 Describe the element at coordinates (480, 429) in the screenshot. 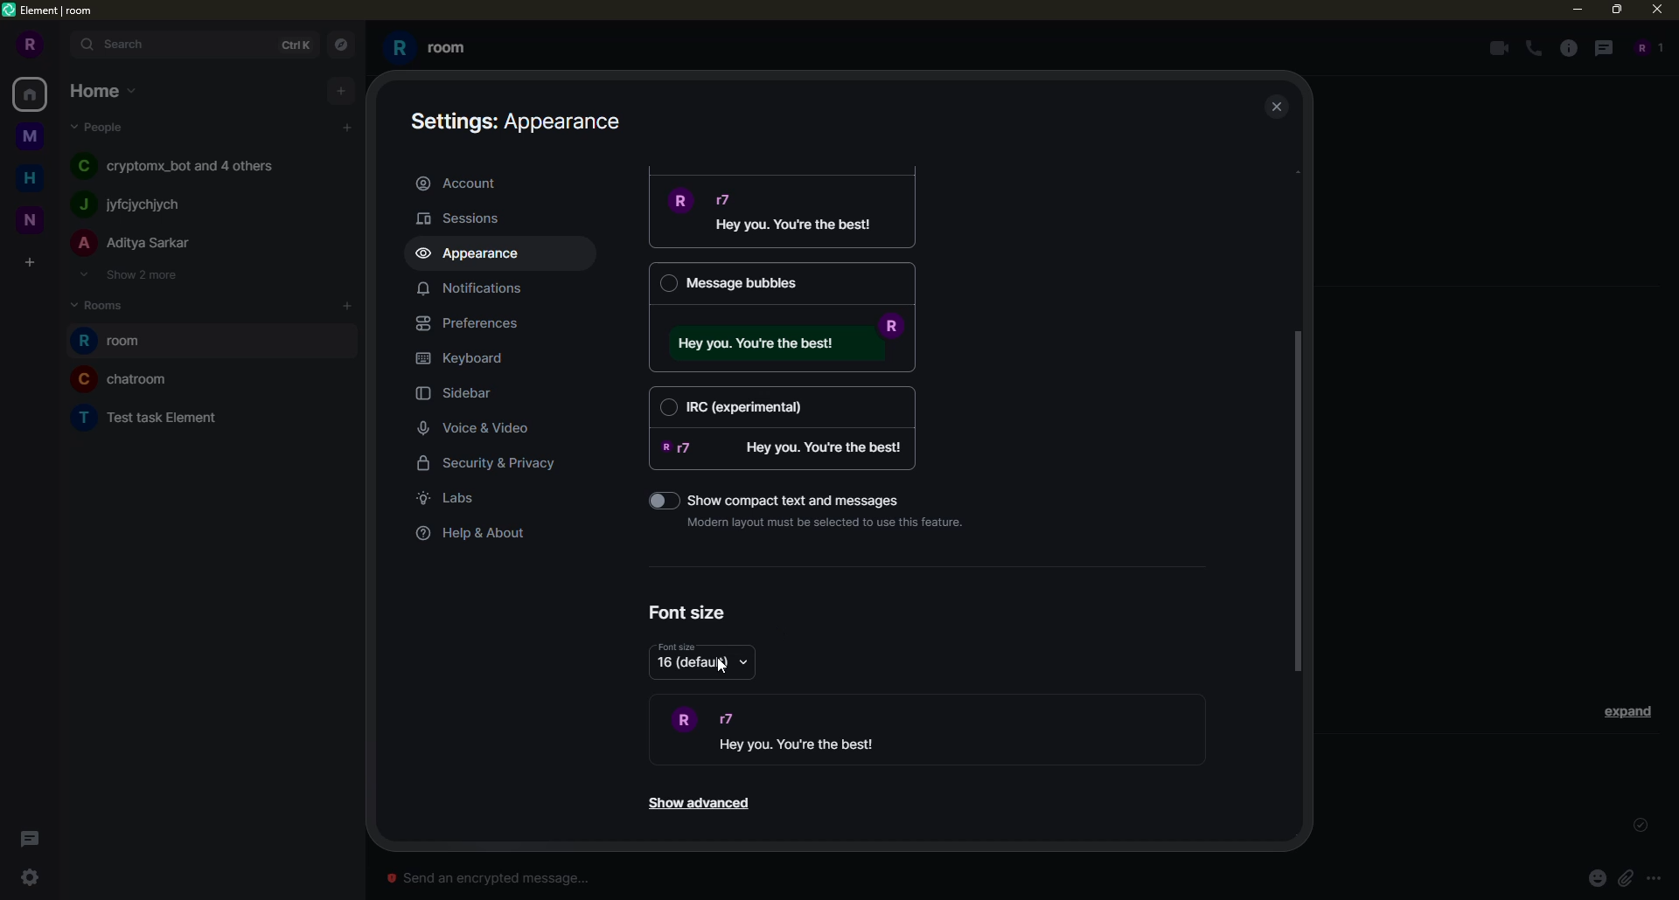

I see `voice & video` at that location.